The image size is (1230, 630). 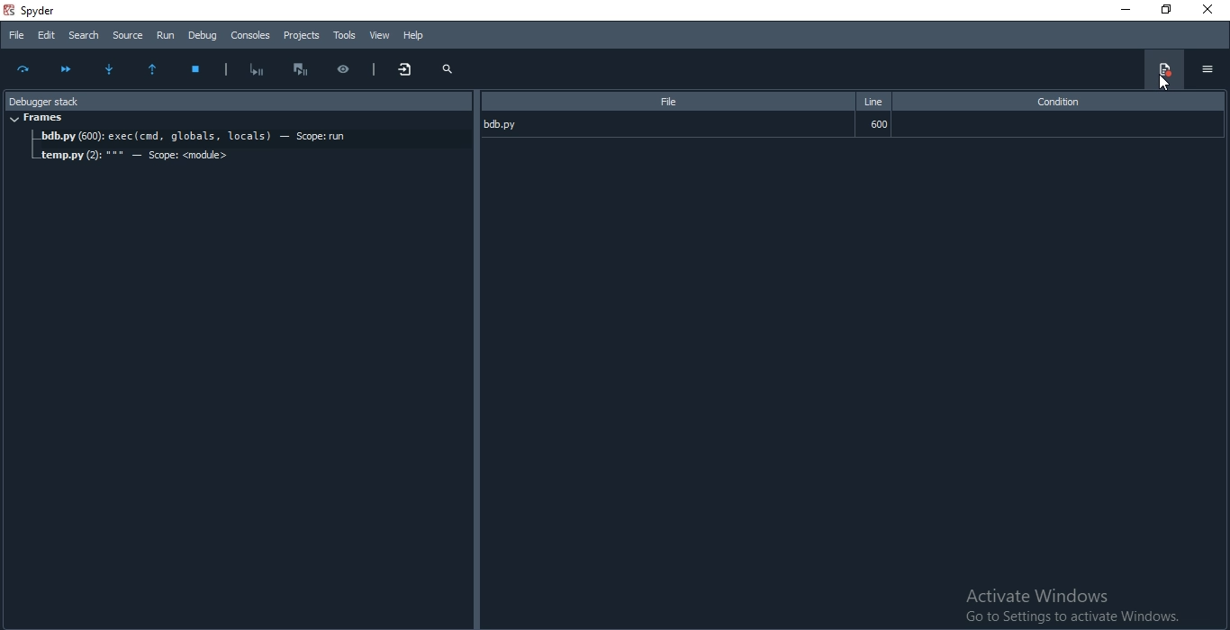 I want to click on Debug, so click(x=203, y=35).